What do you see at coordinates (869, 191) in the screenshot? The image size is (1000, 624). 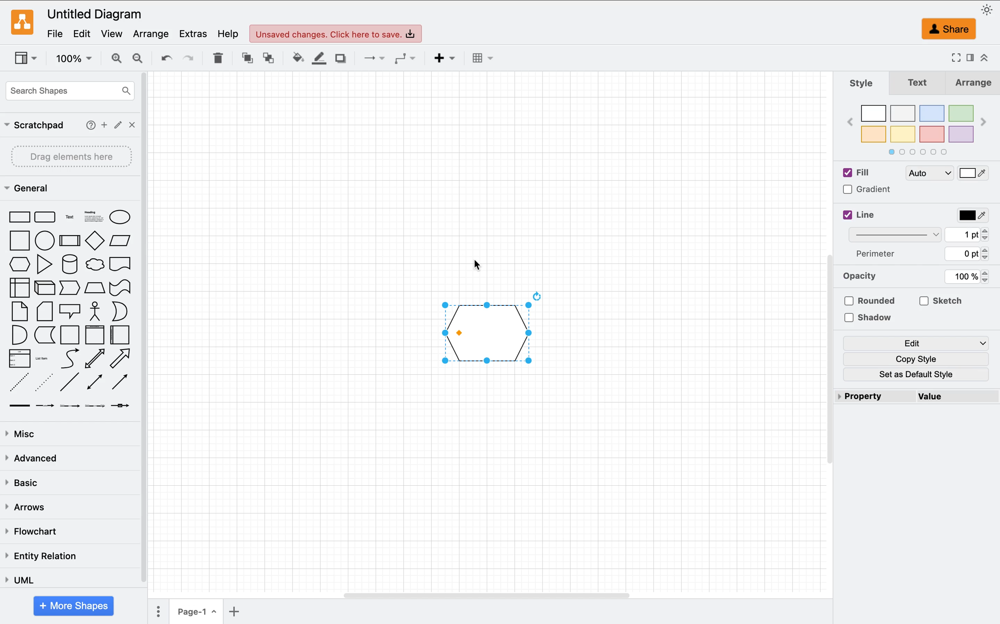 I see `Gradient` at bounding box center [869, 191].